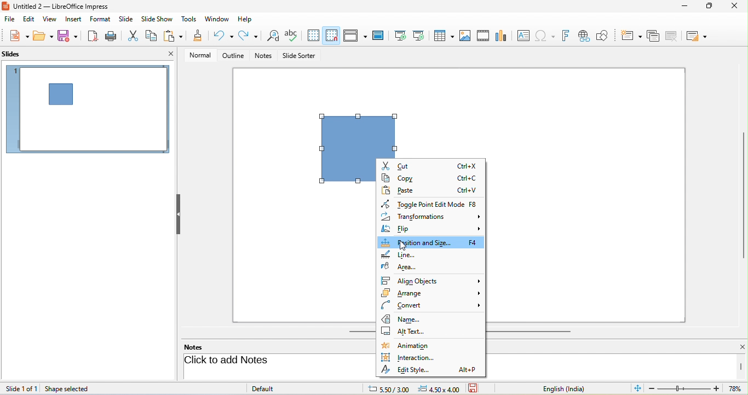 Image resolution: width=748 pixels, height=395 pixels. I want to click on redo, so click(248, 36).